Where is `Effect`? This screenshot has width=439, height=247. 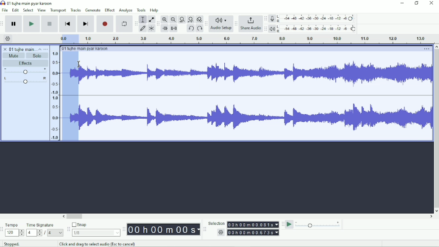 Effect is located at coordinates (109, 10).